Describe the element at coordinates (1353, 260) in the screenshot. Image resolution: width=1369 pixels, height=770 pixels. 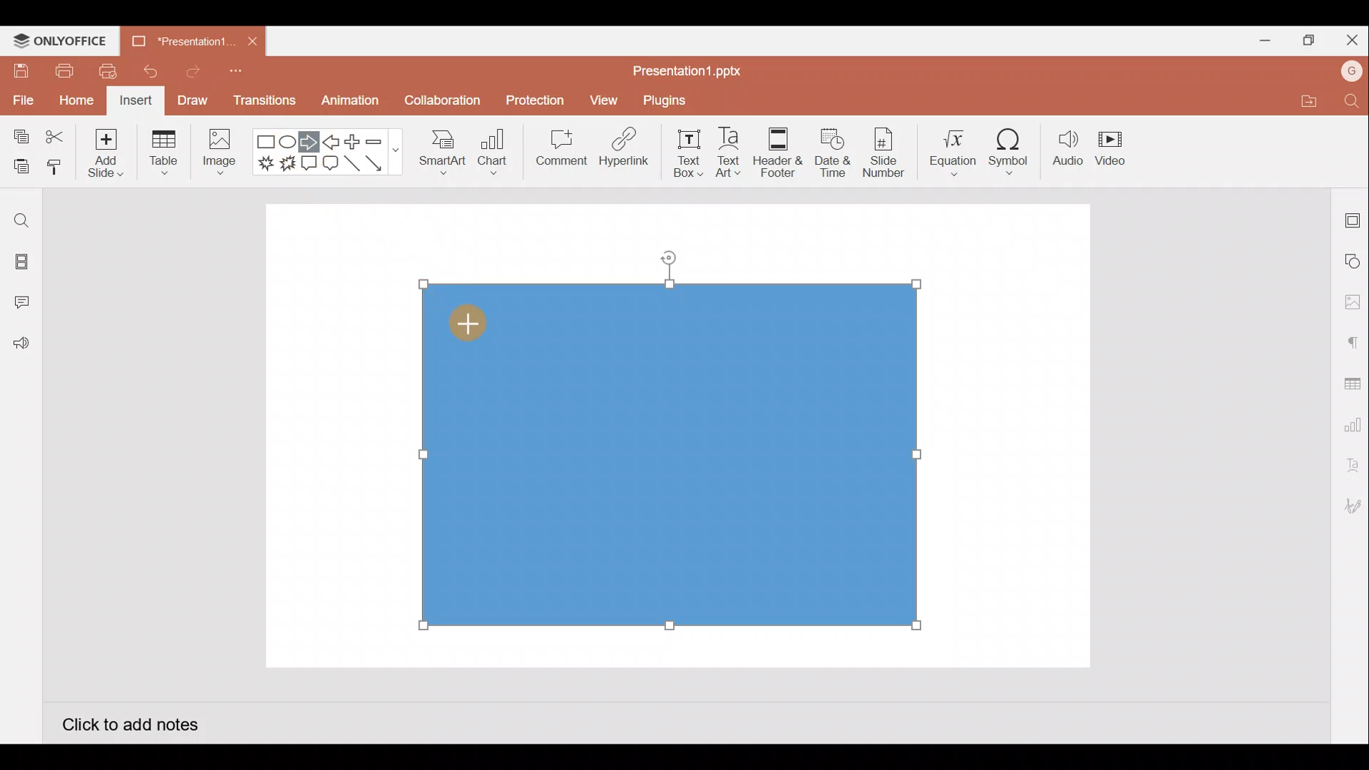
I see `Shape settings` at that location.